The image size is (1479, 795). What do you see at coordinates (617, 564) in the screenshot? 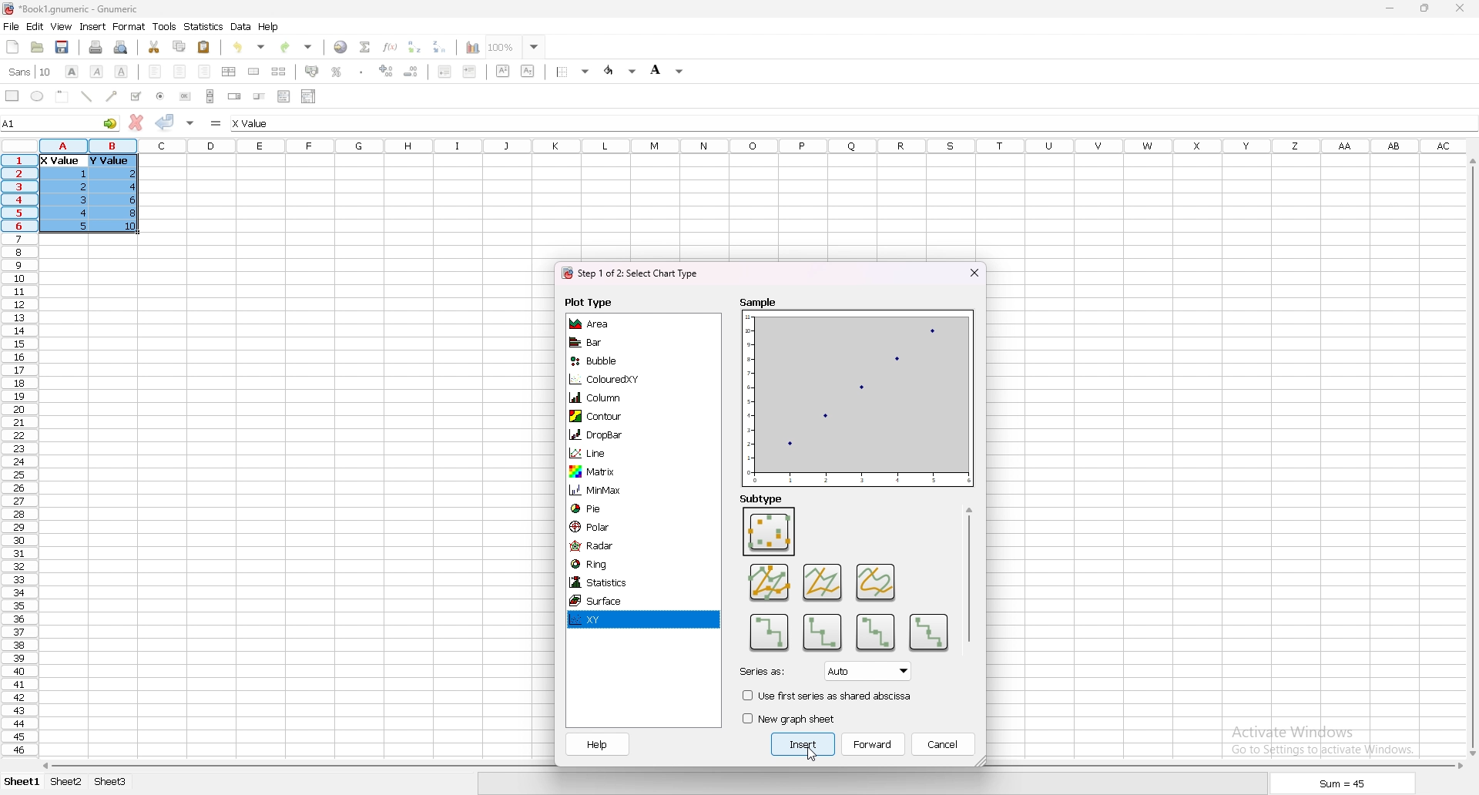
I see `ring` at bounding box center [617, 564].